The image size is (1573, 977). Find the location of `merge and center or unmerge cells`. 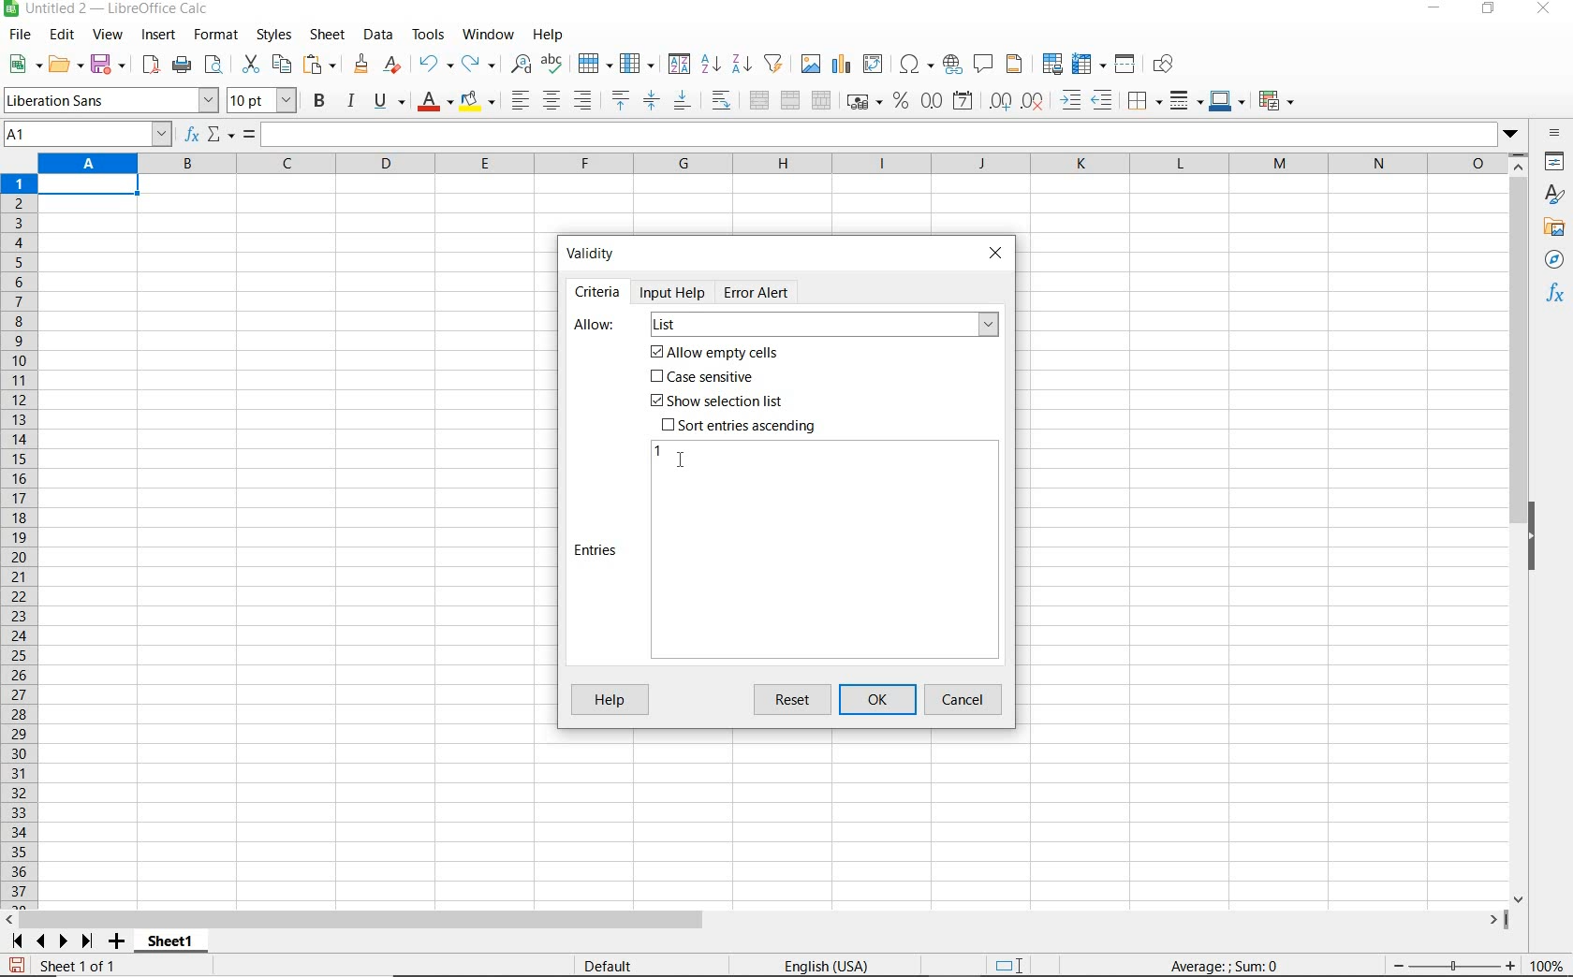

merge and center or unmerge cells is located at coordinates (759, 101).